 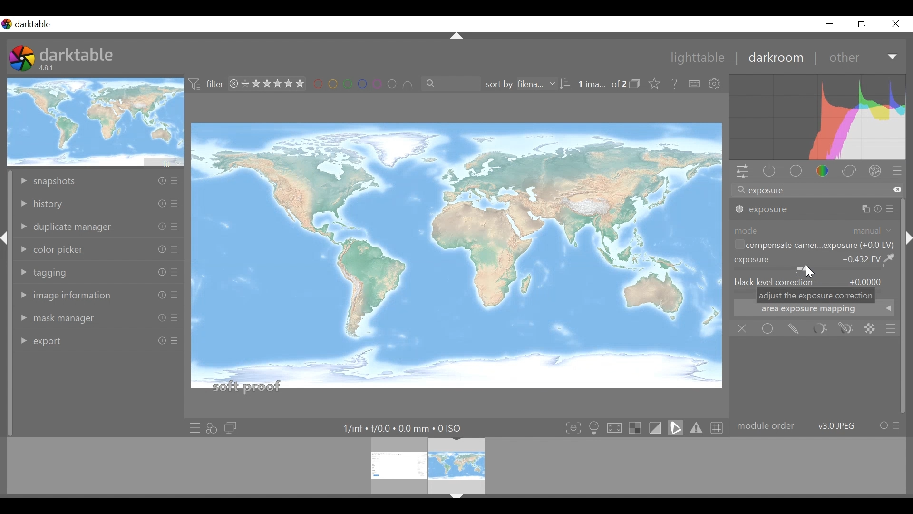 I want to click on history, so click(x=49, y=204).